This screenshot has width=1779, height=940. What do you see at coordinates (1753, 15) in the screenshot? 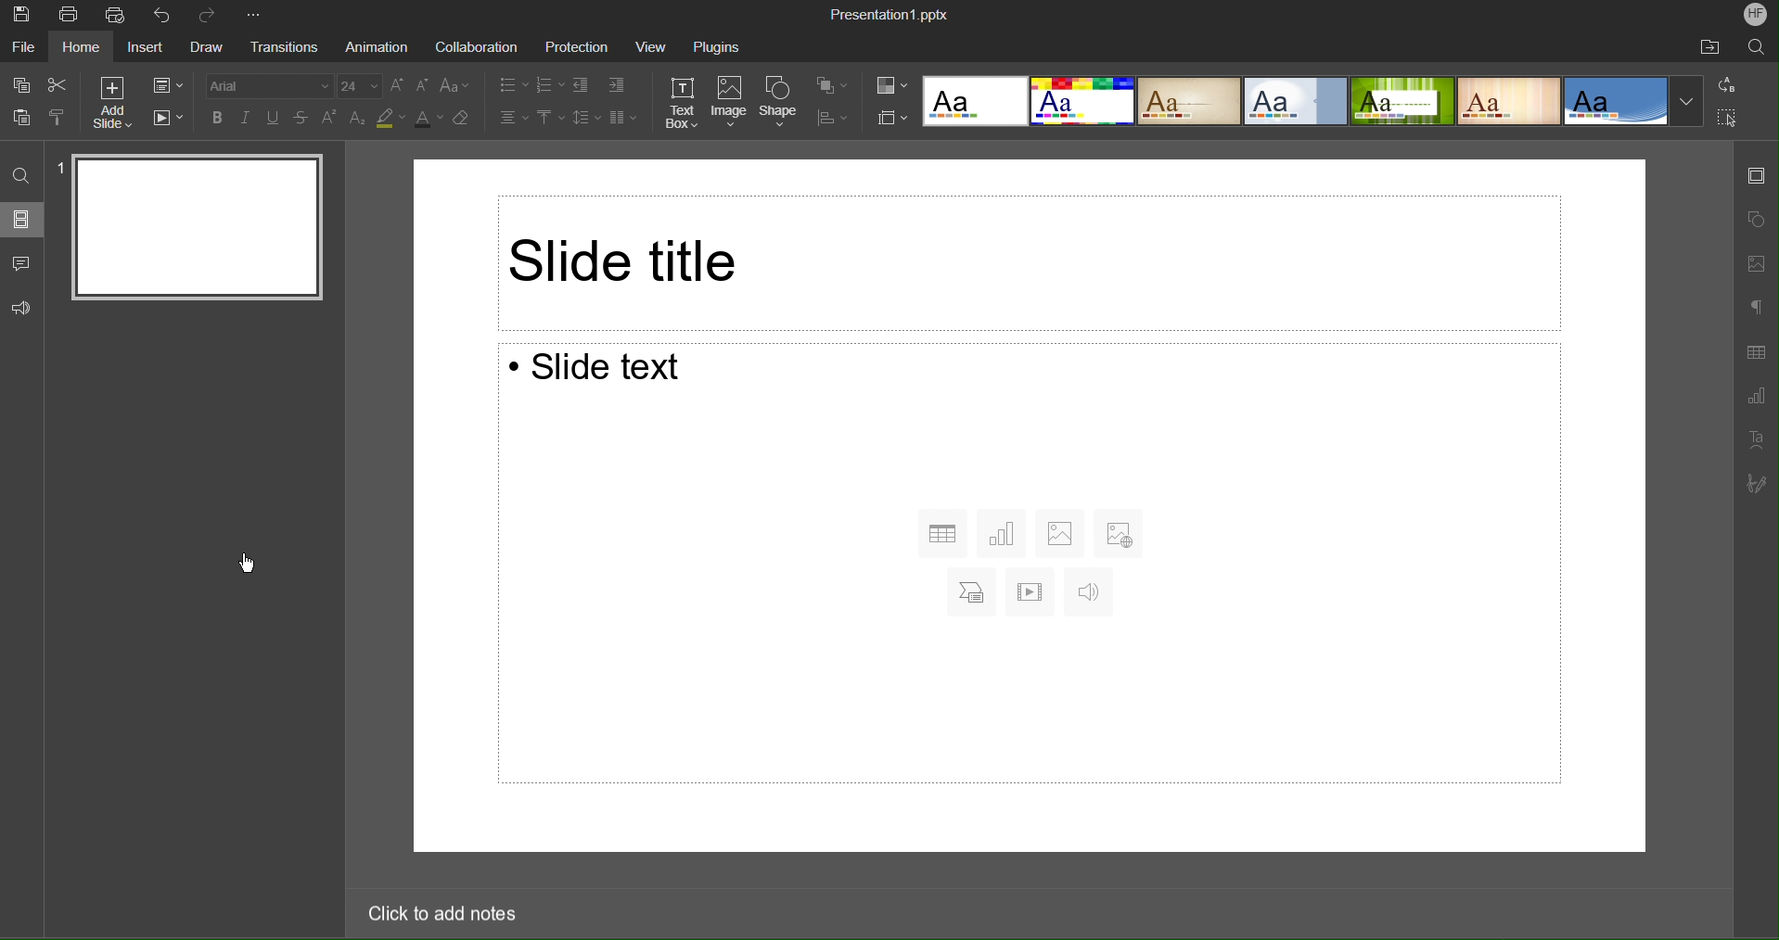
I see `Account` at bounding box center [1753, 15].